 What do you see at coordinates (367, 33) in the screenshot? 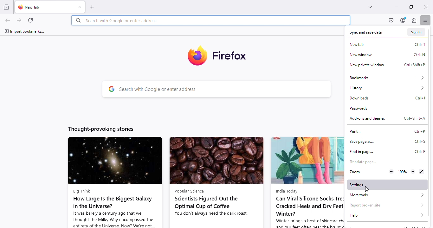
I see `Sync and save data` at bounding box center [367, 33].